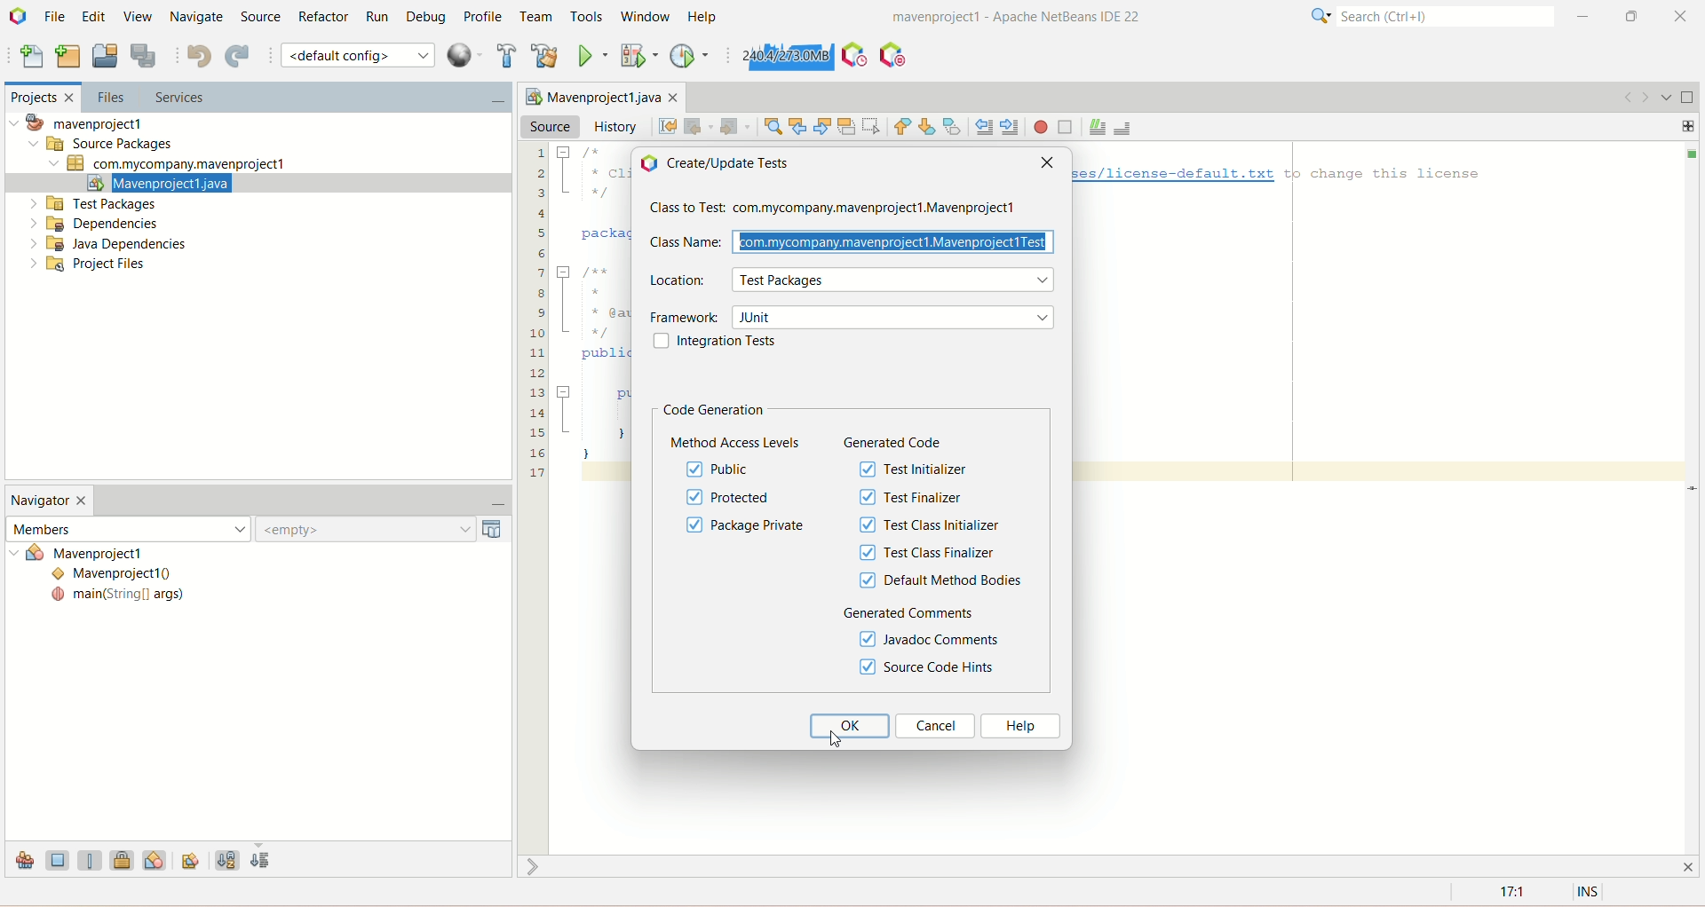  I want to click on location, so click(853, 279).